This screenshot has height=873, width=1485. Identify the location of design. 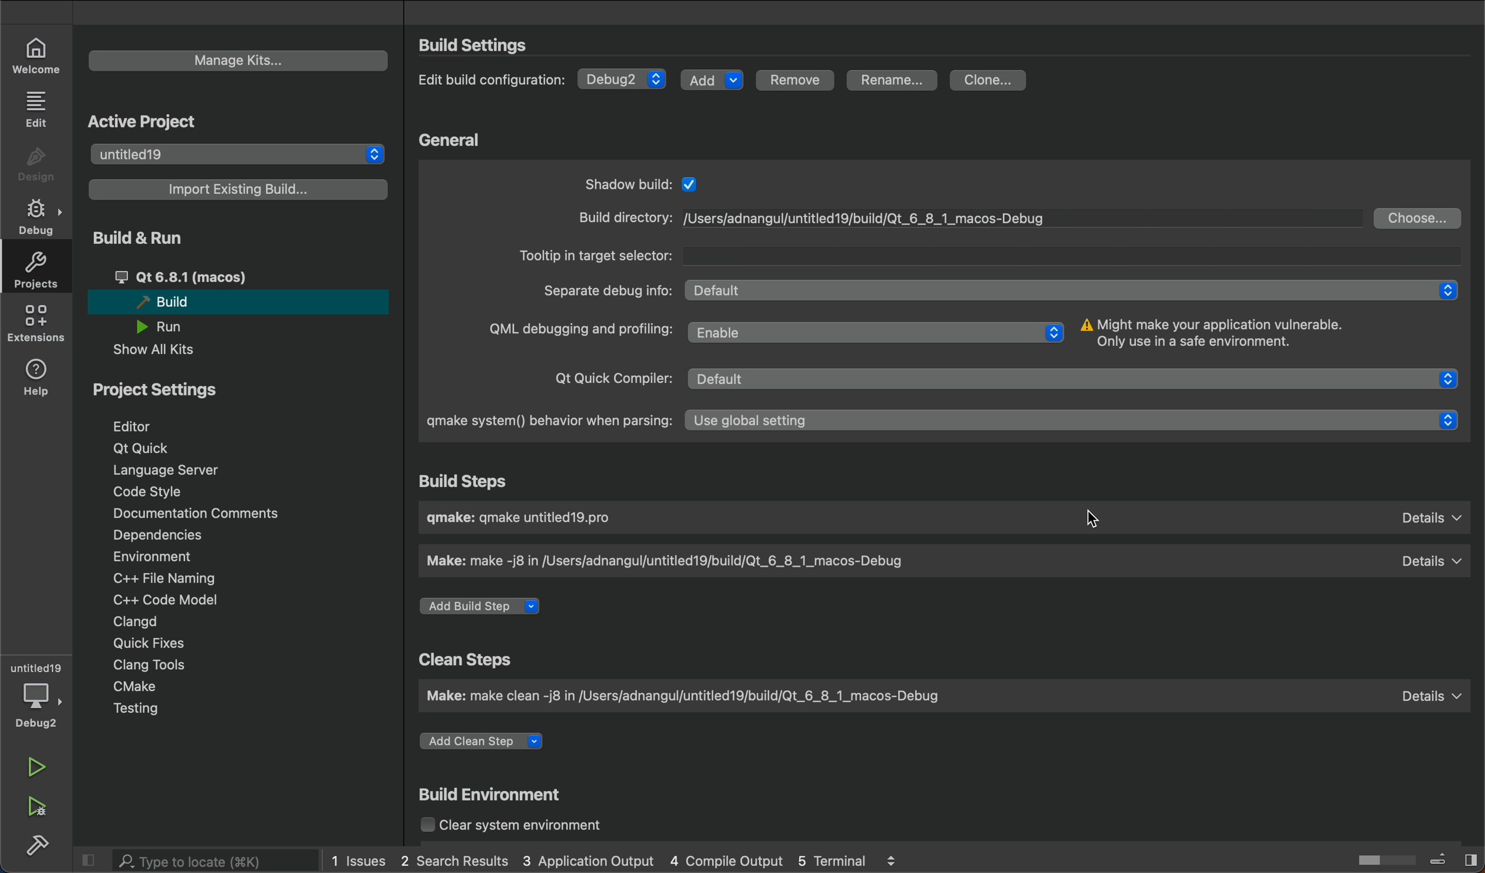
(37, 165).